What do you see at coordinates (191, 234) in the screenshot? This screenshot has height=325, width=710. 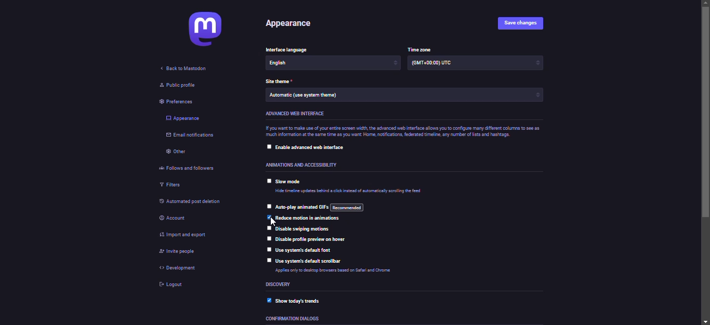 I see `import & export` at bounding box center [191, 234].